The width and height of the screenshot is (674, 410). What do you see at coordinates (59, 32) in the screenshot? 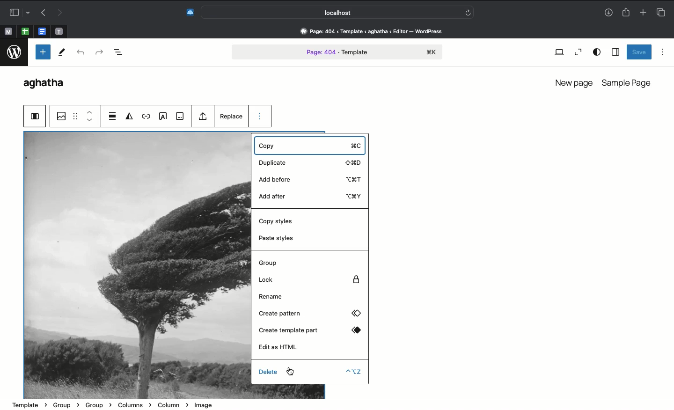
I see `open tab` at bounding box center [59, 32].